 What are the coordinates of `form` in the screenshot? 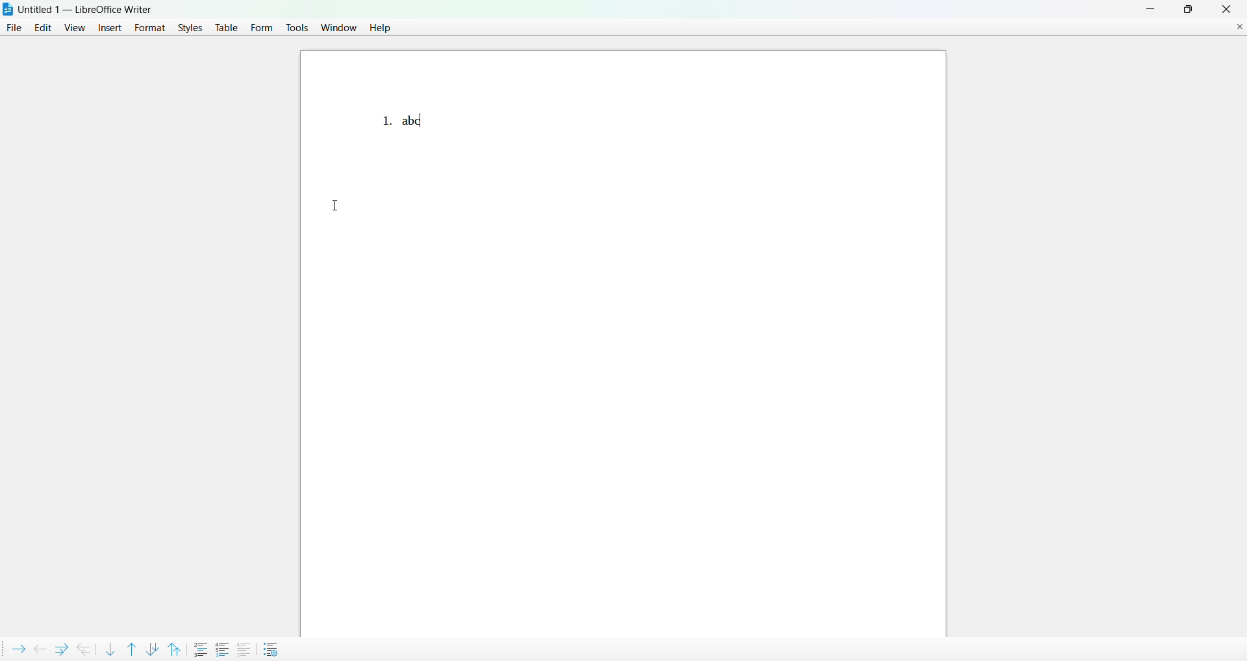 It's located at (262, 27).